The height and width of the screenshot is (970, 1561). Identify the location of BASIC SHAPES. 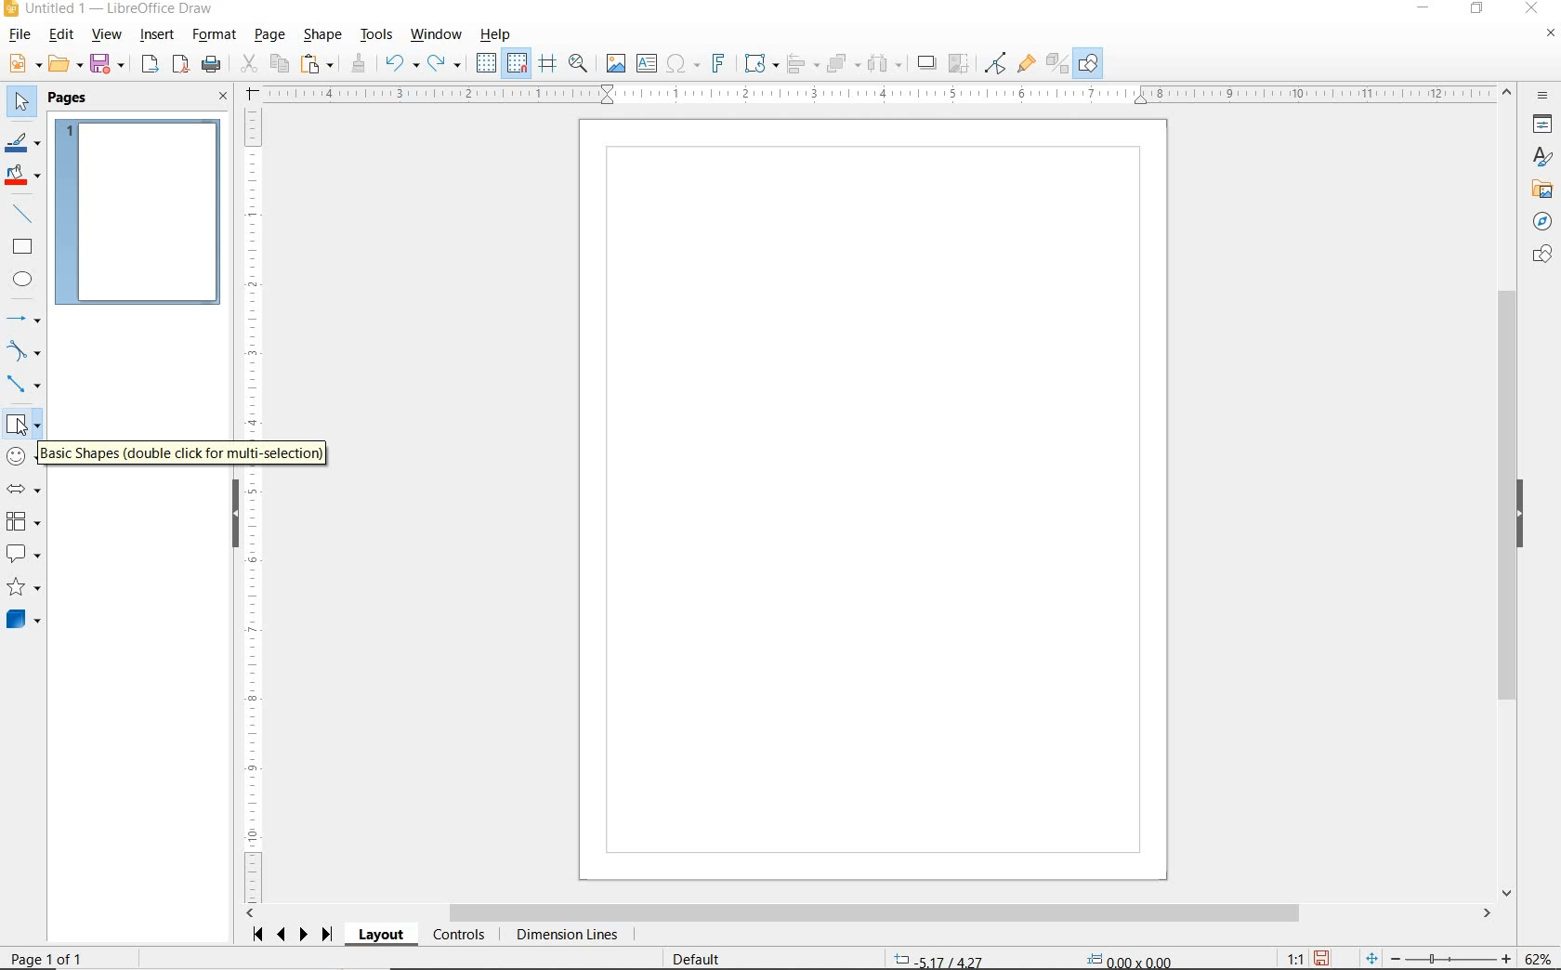
(22, 423).